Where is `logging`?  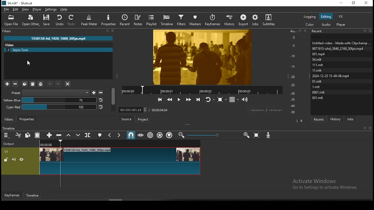 logging is located at coordinates (310, 17).